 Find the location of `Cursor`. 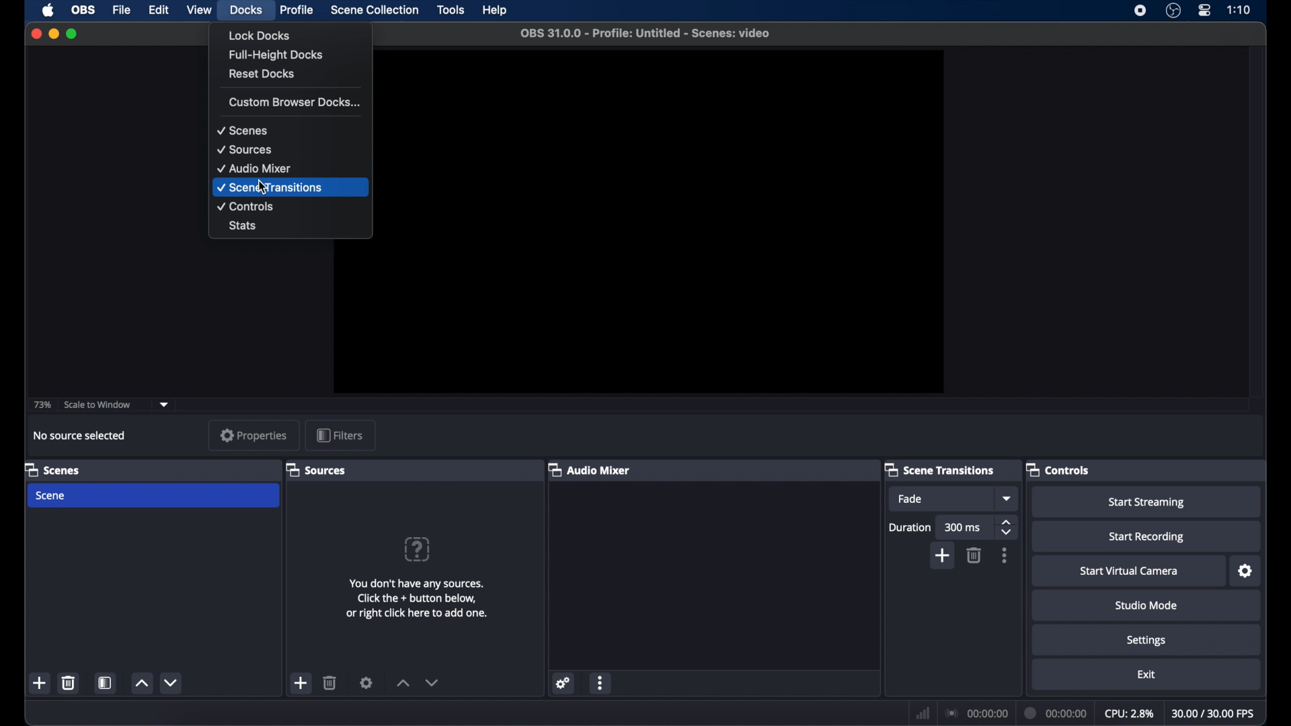

Cursor is located at coordinates (262, 187).